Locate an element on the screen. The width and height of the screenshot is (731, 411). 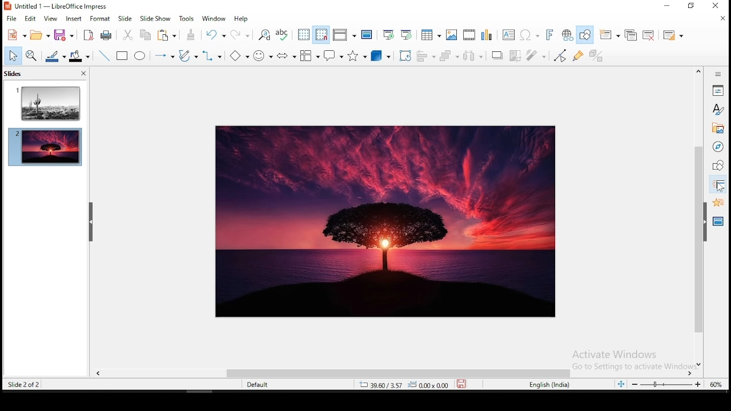
arrange is located at coordinates (451, 56).